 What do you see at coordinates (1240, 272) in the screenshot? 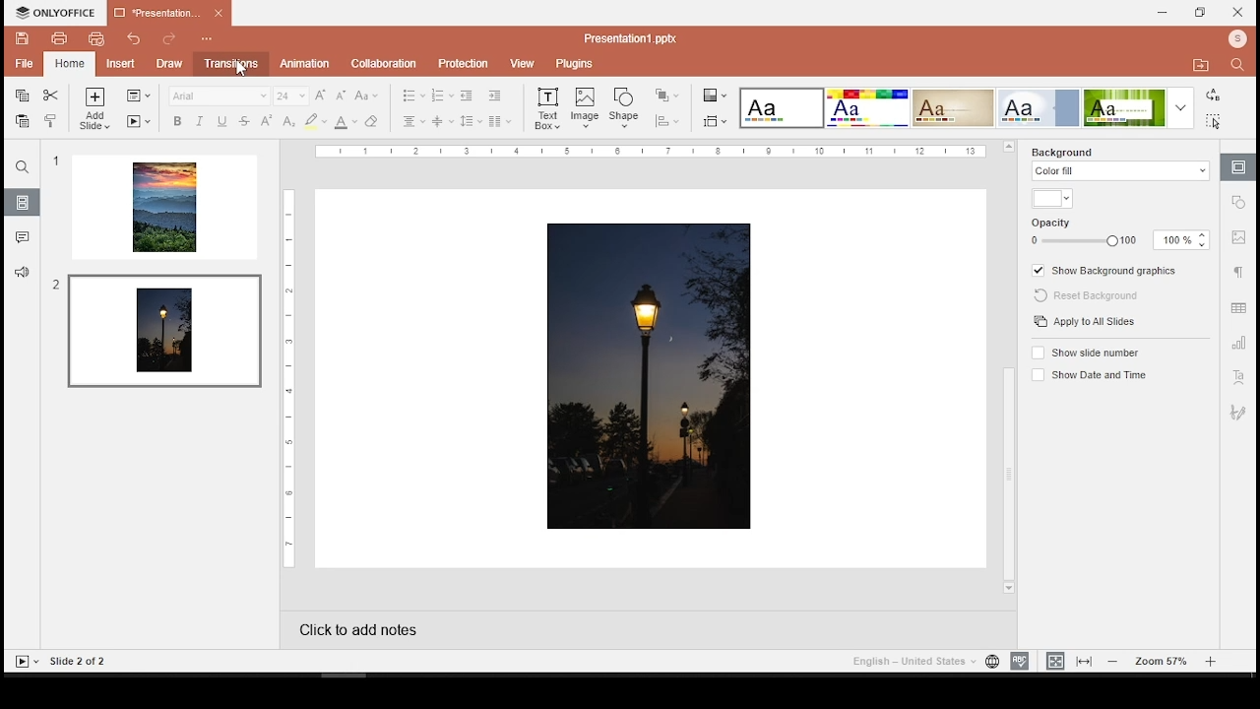
I see `paragraph settings` at bounding box center [1240, 272].